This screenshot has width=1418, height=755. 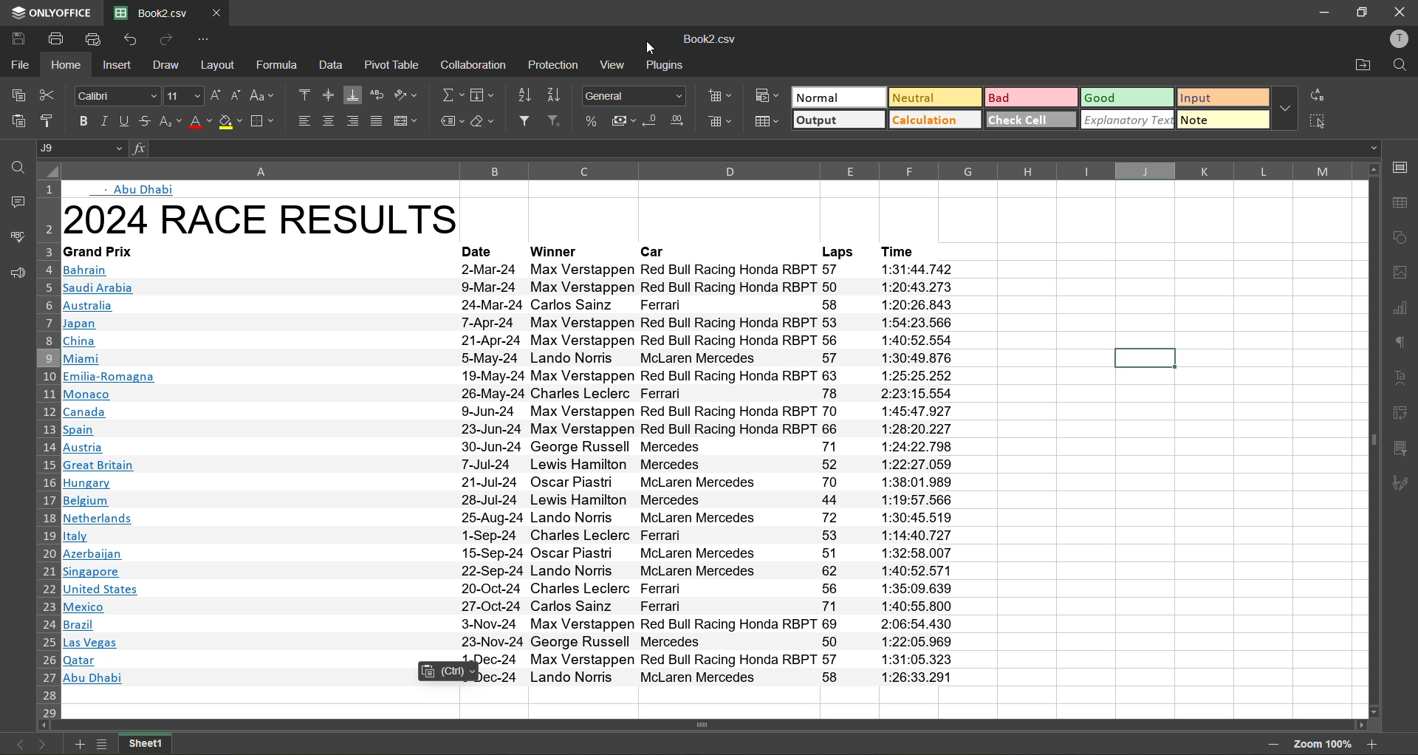 What do you see at coordinates (510, 465) in the screenshot?
I see `text info` at bounding box center [510, 465].